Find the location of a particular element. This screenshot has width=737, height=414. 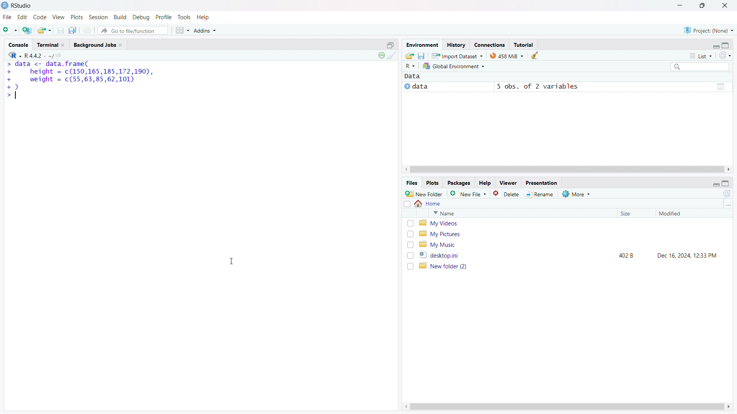

horizontal scrollbar is located at coordinates (567, 406).